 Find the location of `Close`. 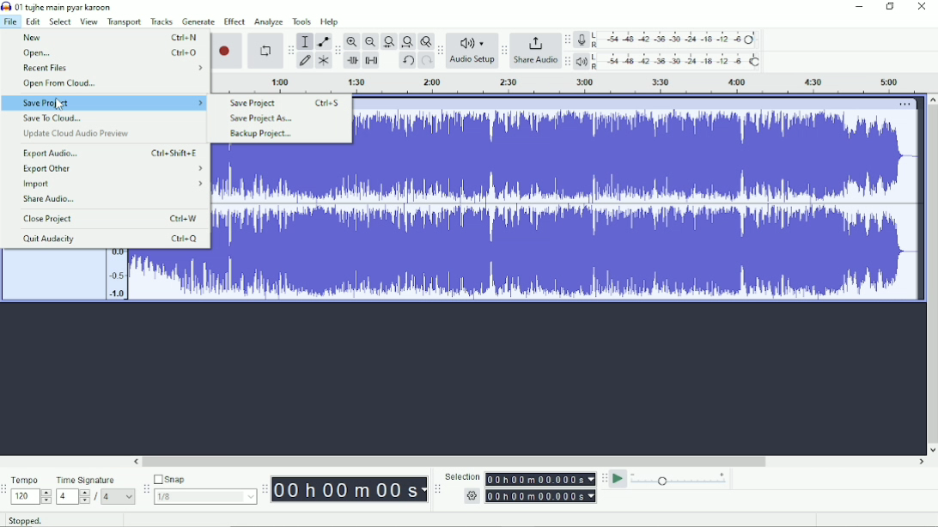

Close is located at coordinates (922, 8).